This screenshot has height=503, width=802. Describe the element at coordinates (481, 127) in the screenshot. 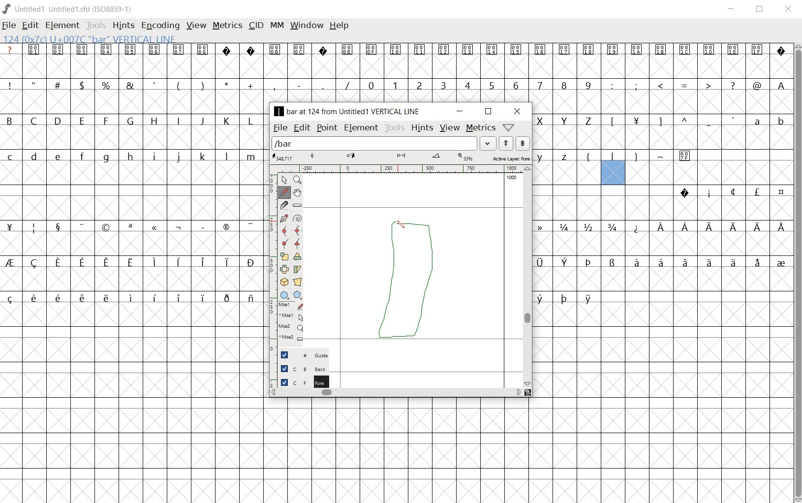

I see `metrics` at that location.